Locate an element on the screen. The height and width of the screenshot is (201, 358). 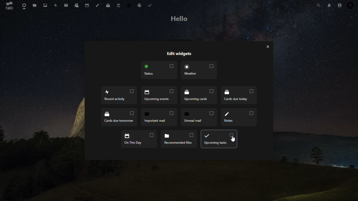
Cursor is located at coordinates (233, 139).